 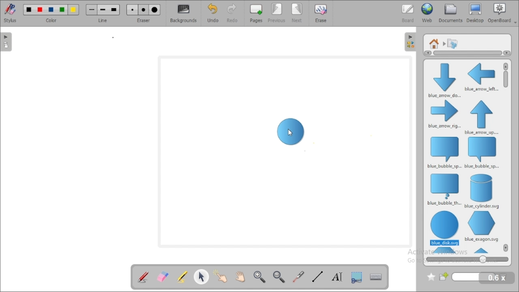 What do you see at coordinates (213, 13) in the screenshot?
I see `undo` at bounding box center [213, 13].